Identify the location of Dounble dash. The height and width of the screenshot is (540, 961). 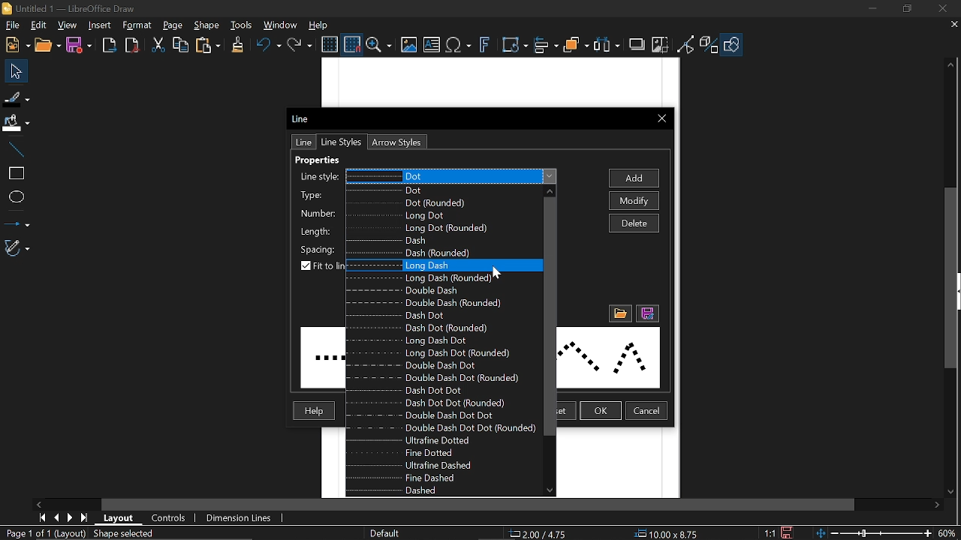
(439, 291).